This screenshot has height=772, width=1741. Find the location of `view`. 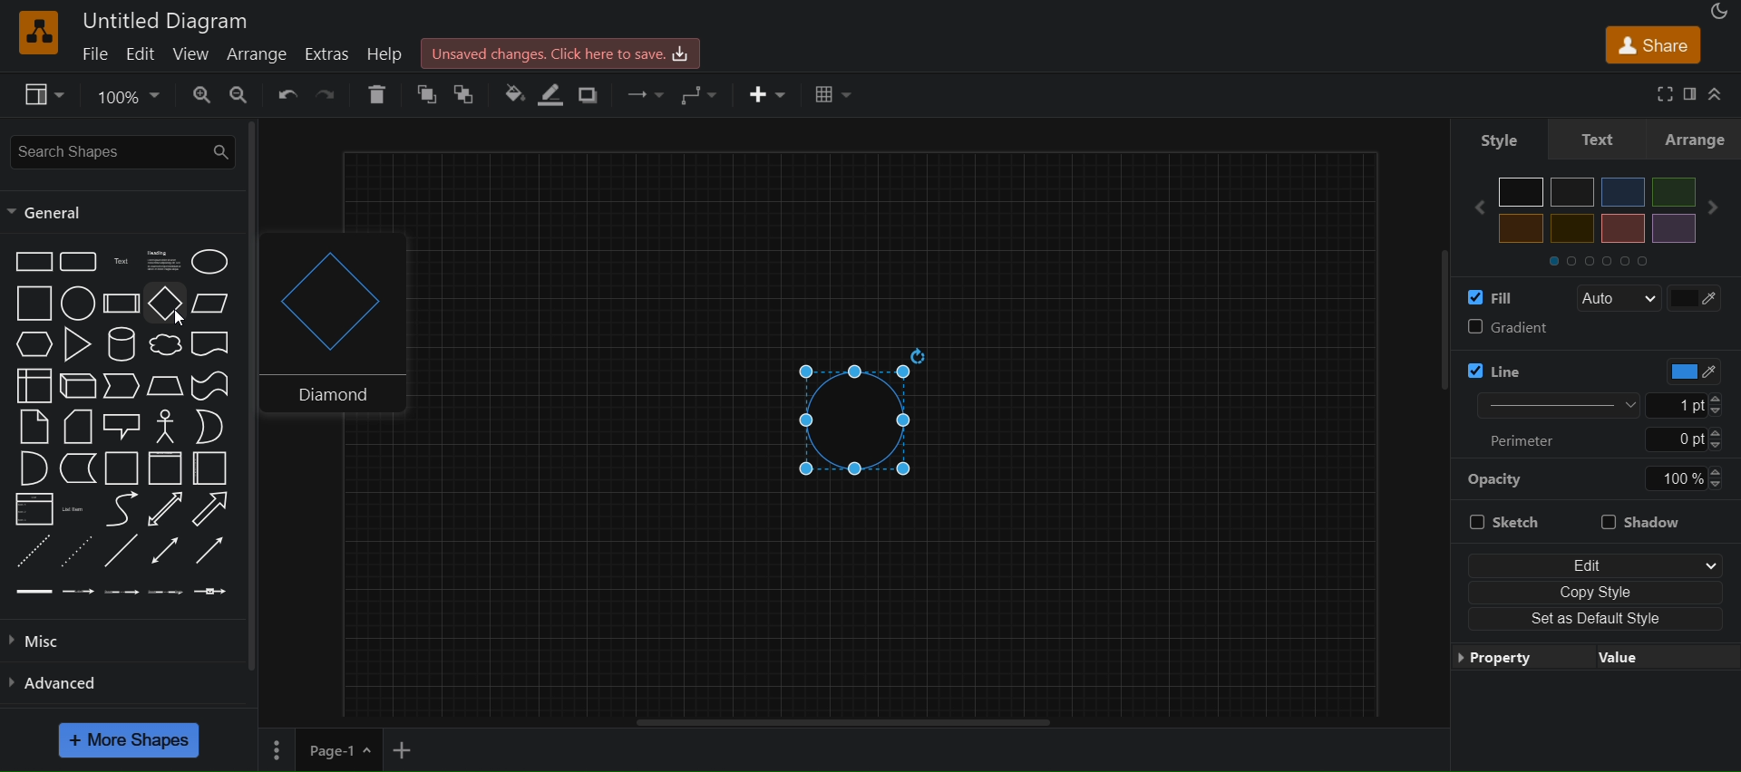

view is located at coordinates (192, 53).